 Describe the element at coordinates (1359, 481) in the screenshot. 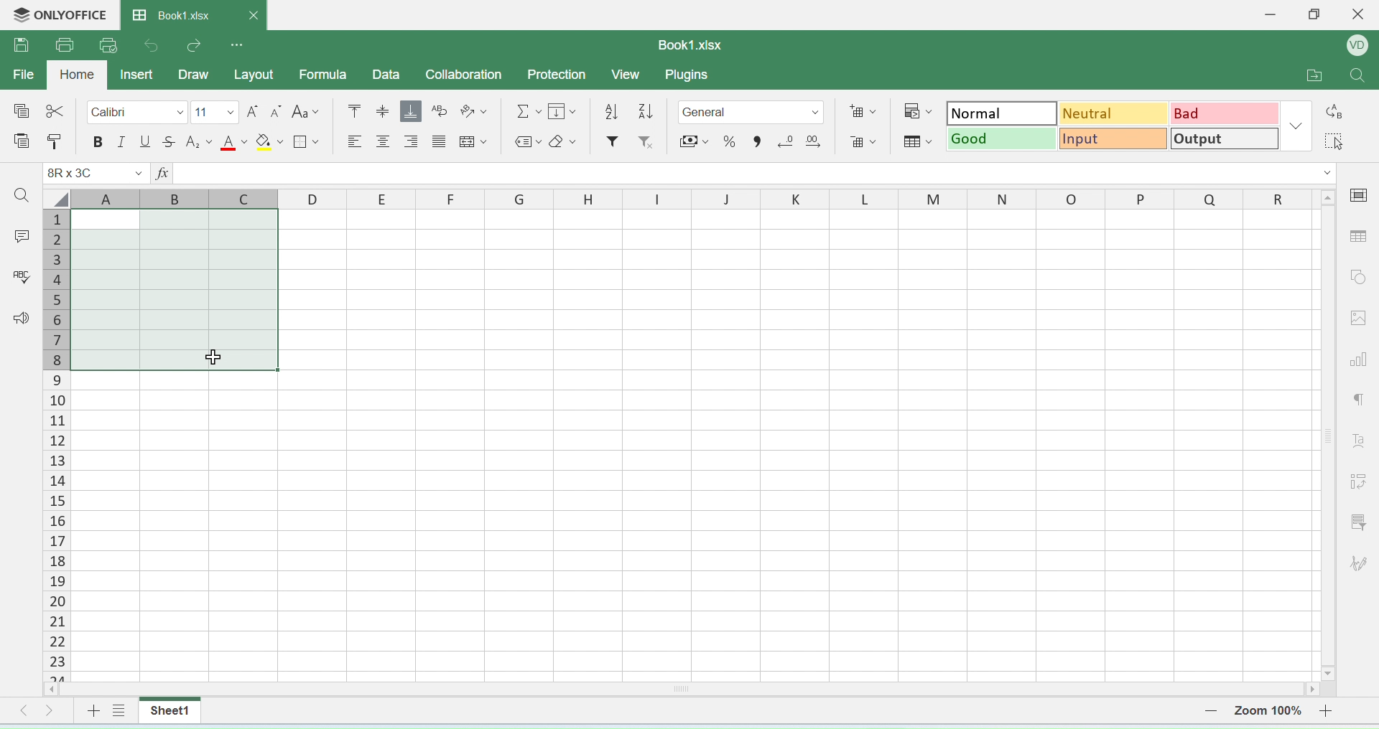

I see `adjust cells` at that location.